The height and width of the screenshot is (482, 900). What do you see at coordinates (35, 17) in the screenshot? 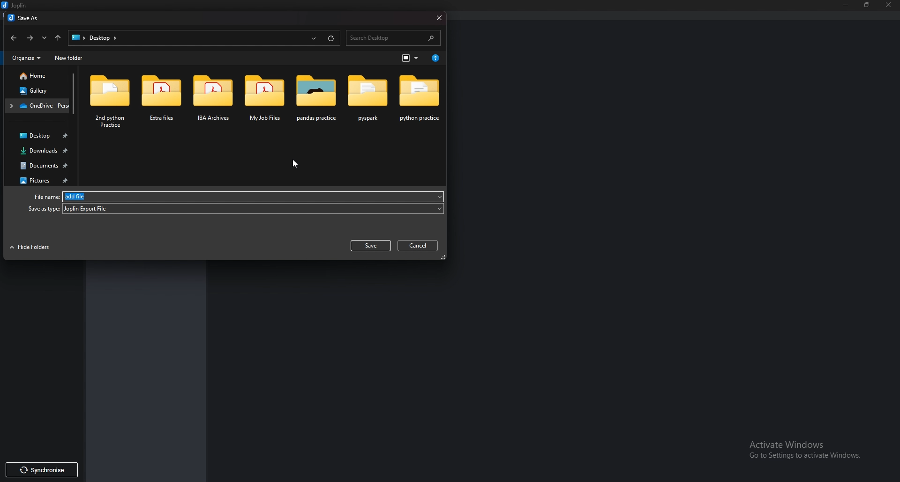
I see `save as` at bounding box center [35, 17].